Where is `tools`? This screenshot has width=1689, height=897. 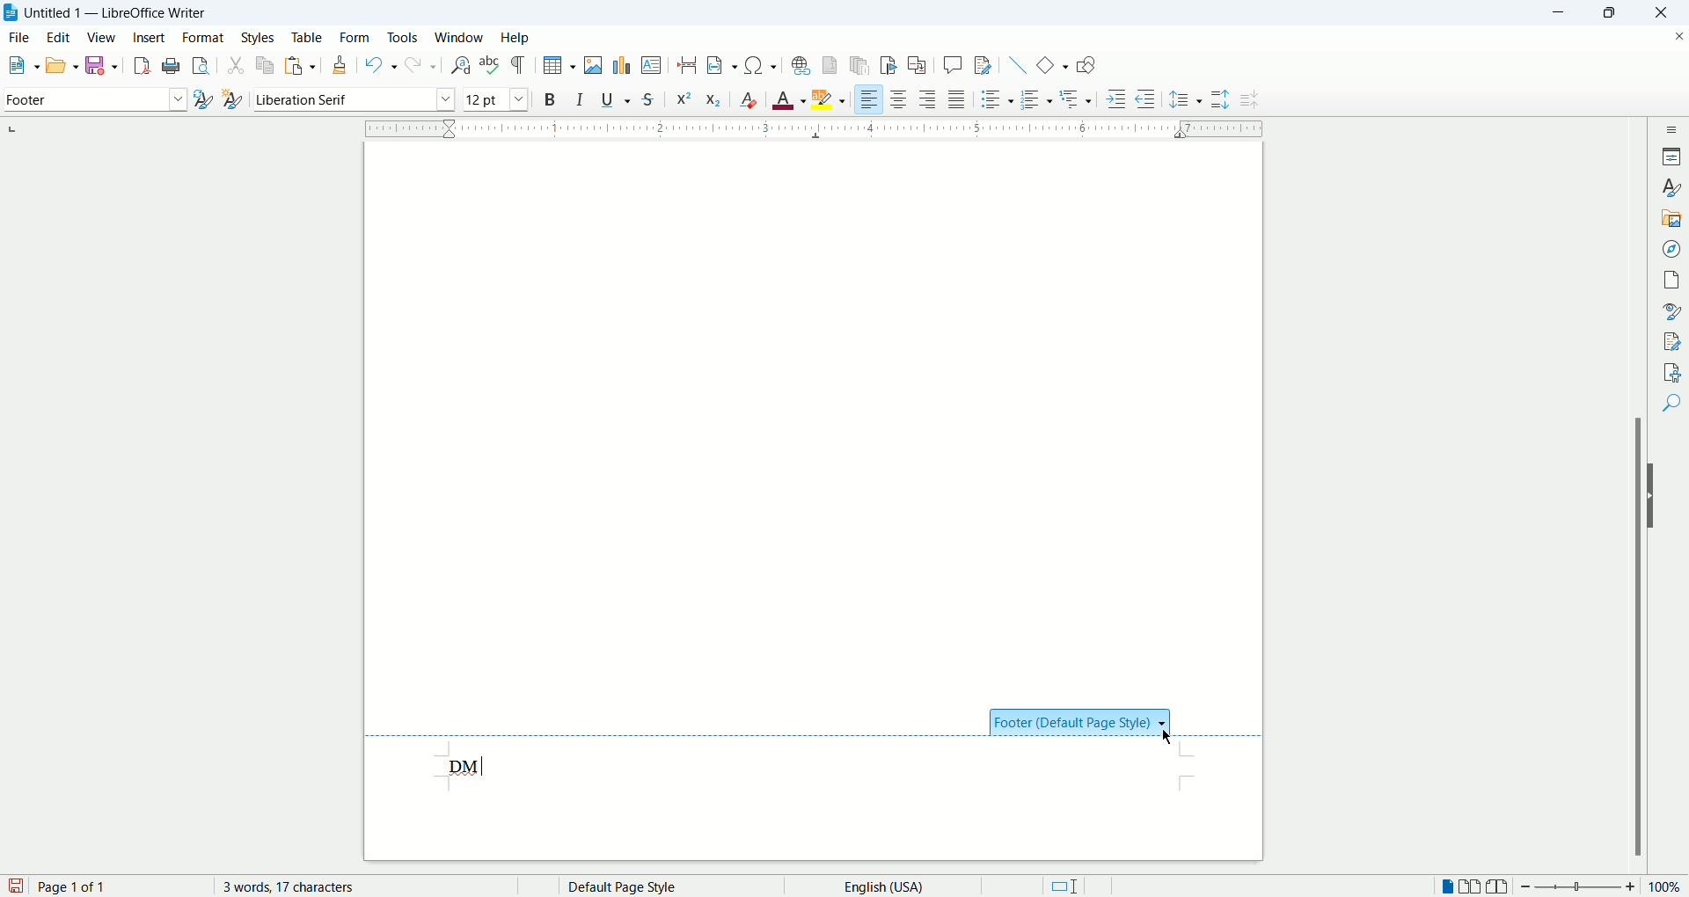
tools is located at coordinates (405, 36).